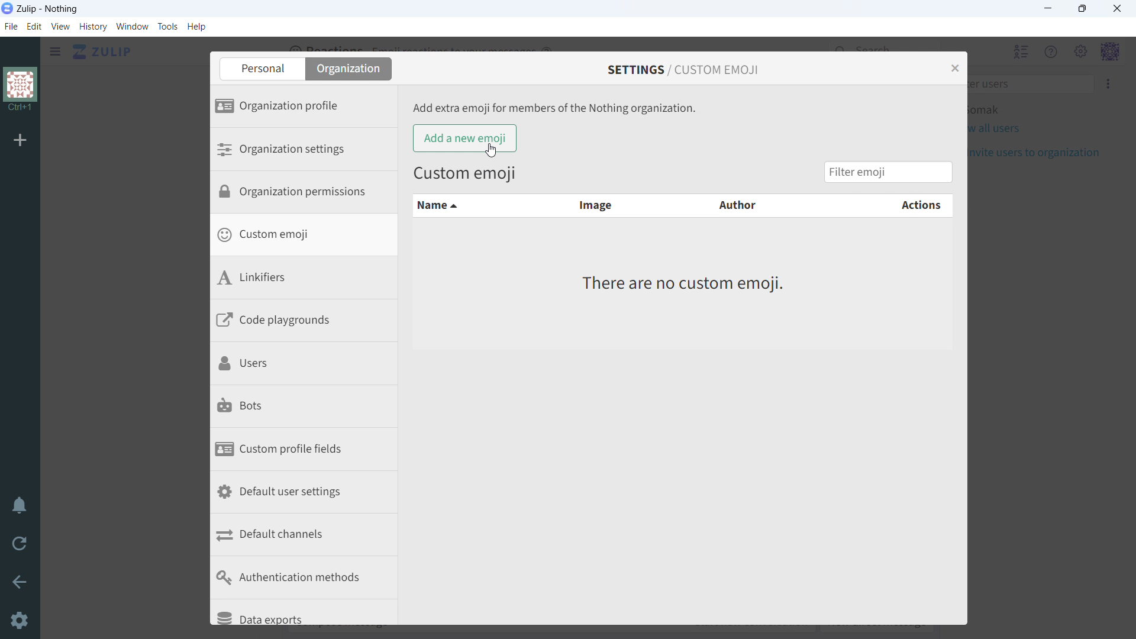  What do you see at coordinates (492, 150) in the screenshot?
I see `cursor` at bounding box center [492, 150].